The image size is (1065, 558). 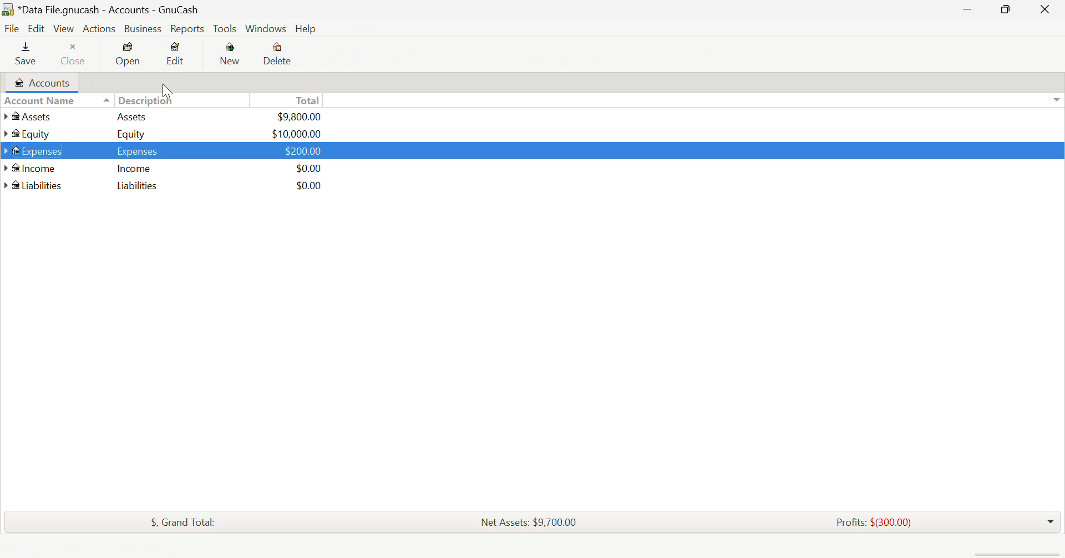 What do you see at coordinates (164, 185) in the screenshot?
I see `Liabilities Liabilities $0.00` at bounding box center [164, 185].